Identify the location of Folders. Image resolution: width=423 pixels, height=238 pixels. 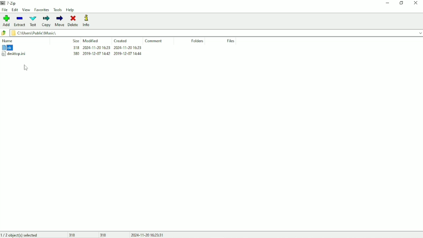
(197, 41).